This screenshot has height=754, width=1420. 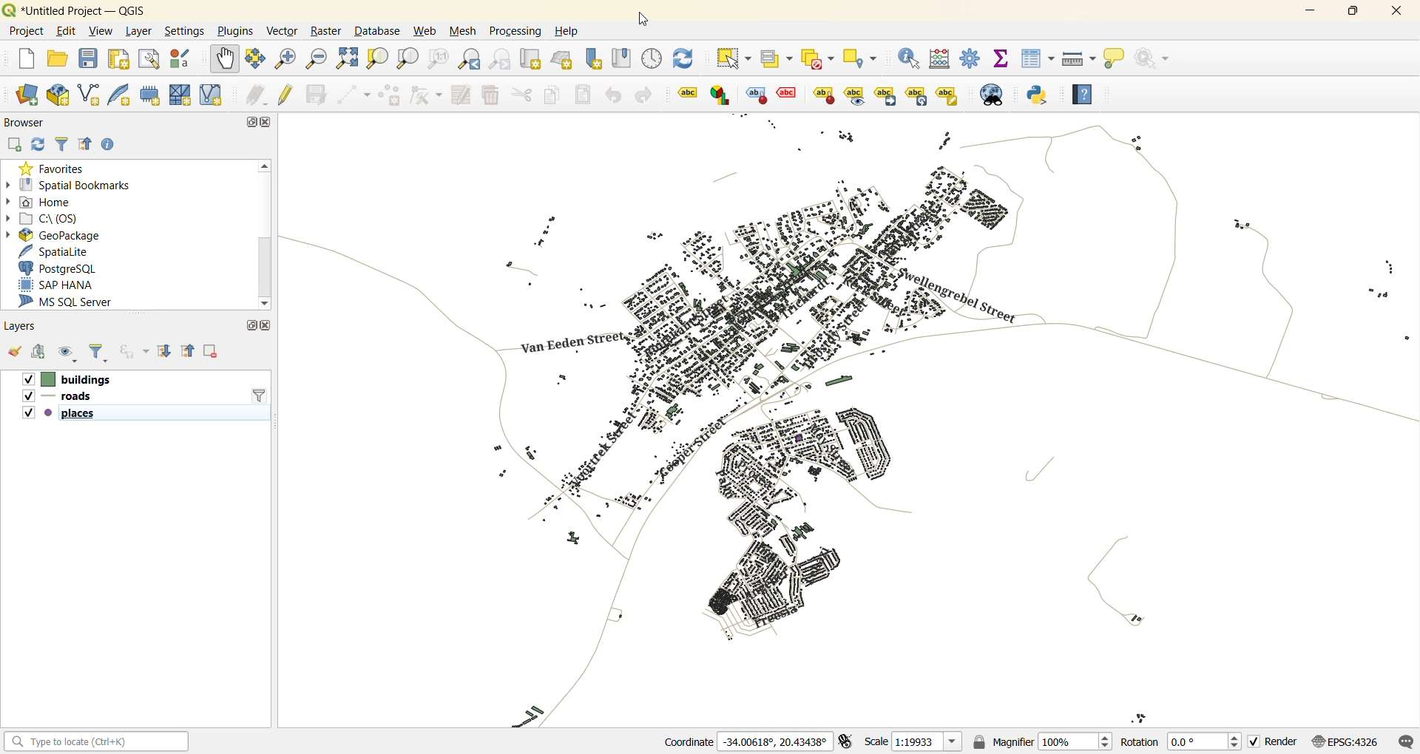 What do you see at coordinates (648, 95) in the screenshot?
I see `redo` at bounding box center [648, 95].